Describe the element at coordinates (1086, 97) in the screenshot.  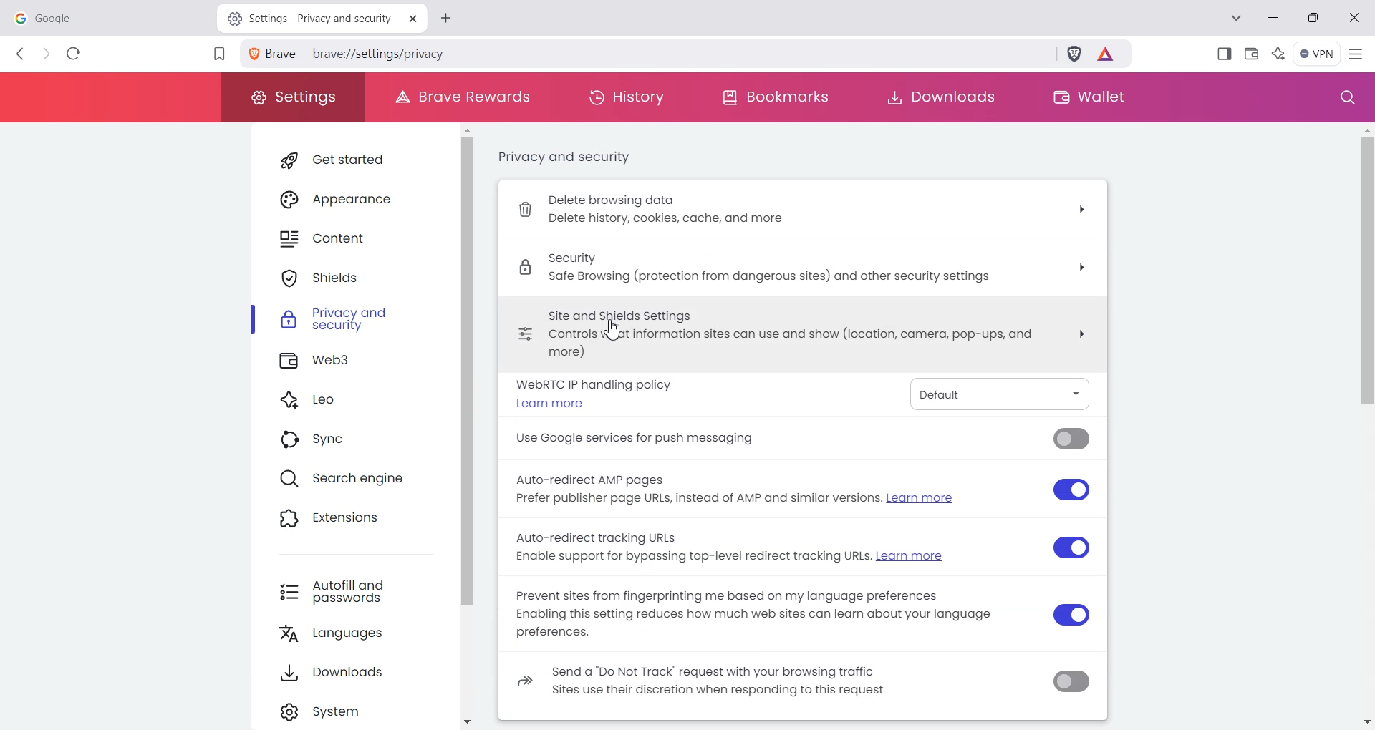
I see `Wallet` at that location.